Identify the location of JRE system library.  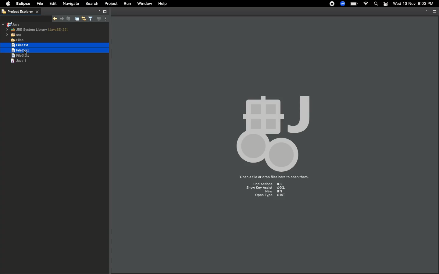
(38, 30).